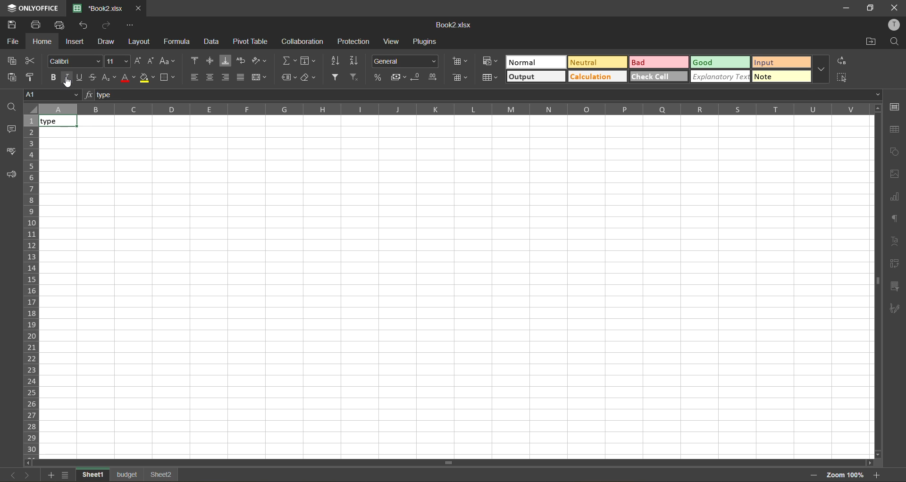 The height and width of the screenshot is (482, 906). I want to click on paragraph, so click(895, 219).